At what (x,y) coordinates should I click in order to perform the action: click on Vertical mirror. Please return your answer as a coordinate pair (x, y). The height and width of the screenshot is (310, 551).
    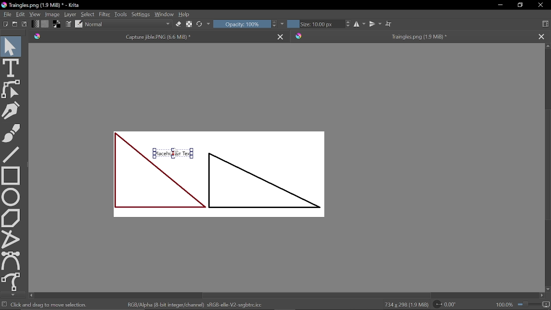
    Looking at the image, I should click on (376, 23).